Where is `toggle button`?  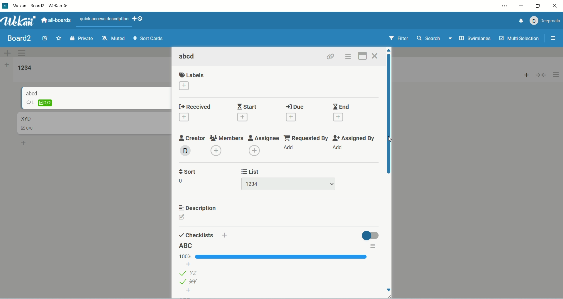
toggle button is located at coordinates (370, 234).